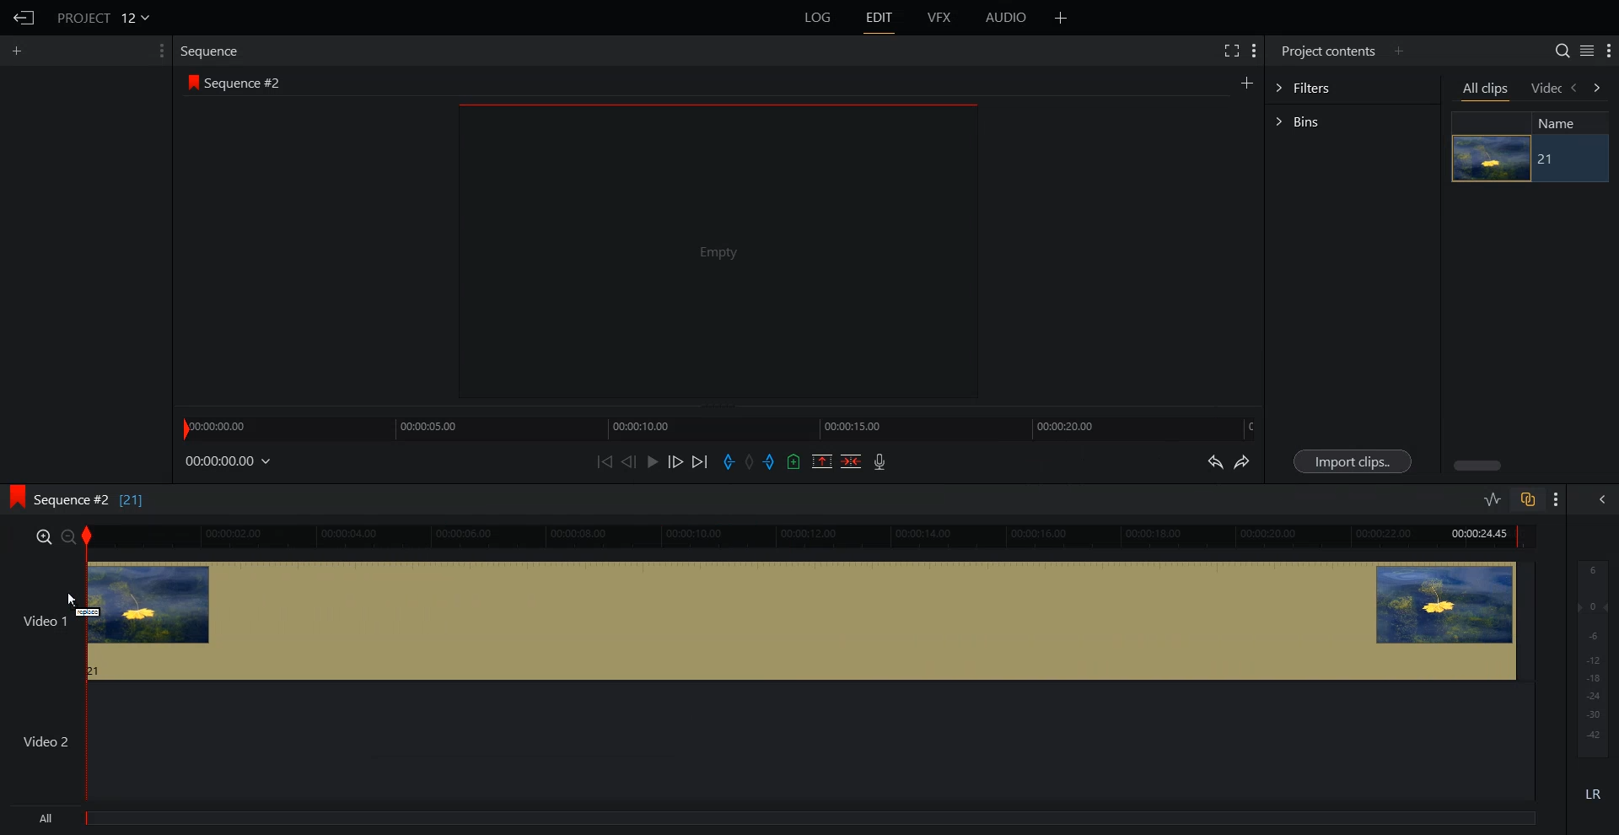 Image resolution: width=1619 pixels, height=835 pixels. What do you see at coordinates (940, 18) in the screenshot?
I see `VFX` at bounding box center [940, 18].